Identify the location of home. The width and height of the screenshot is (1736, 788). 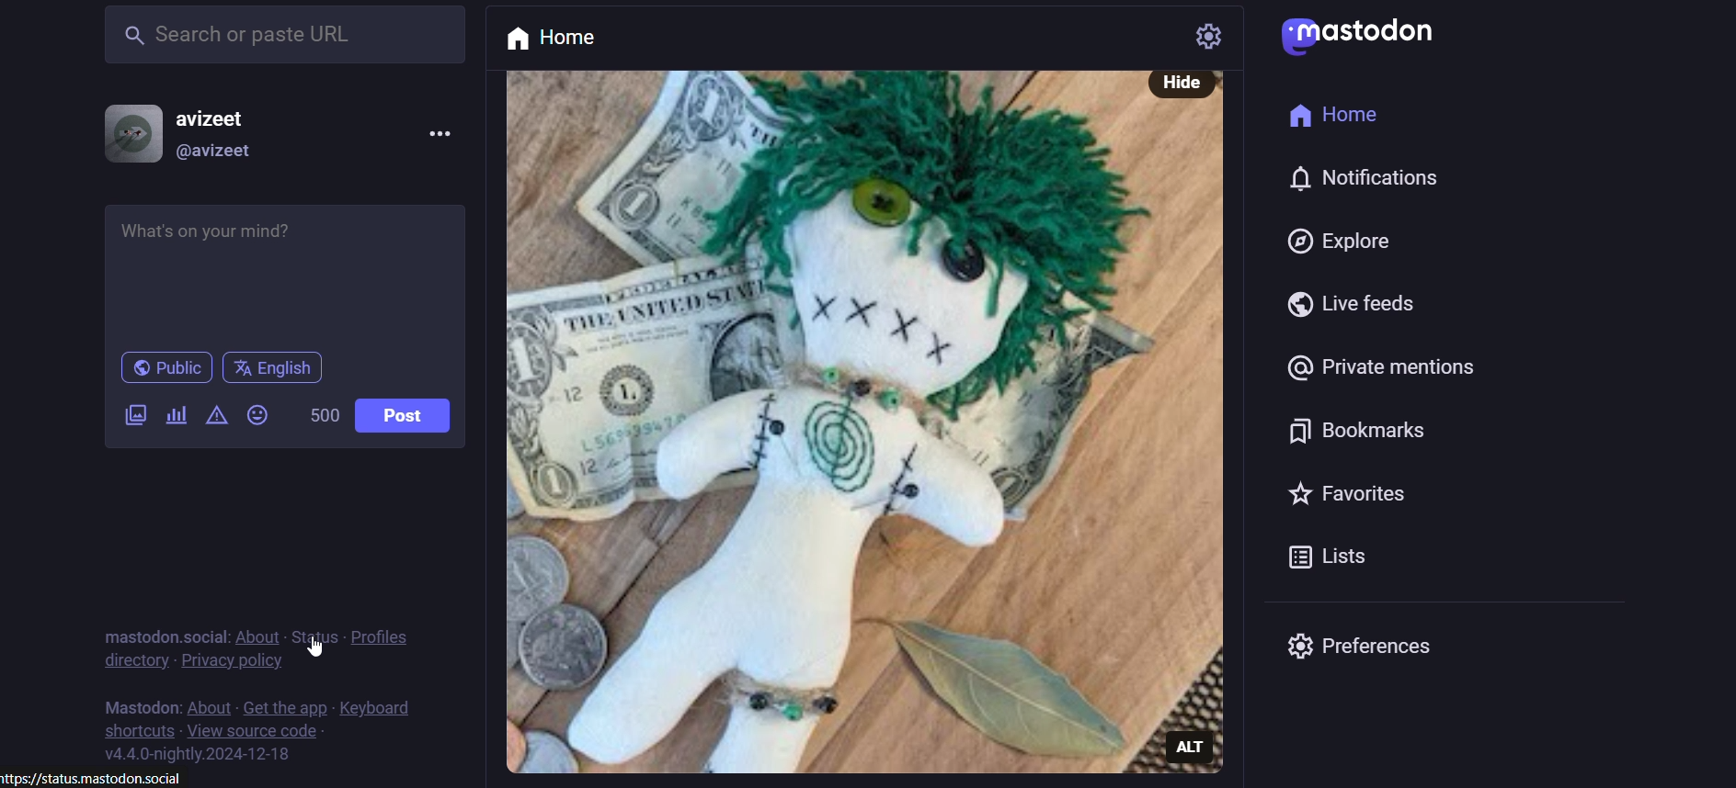
(1337, 117).